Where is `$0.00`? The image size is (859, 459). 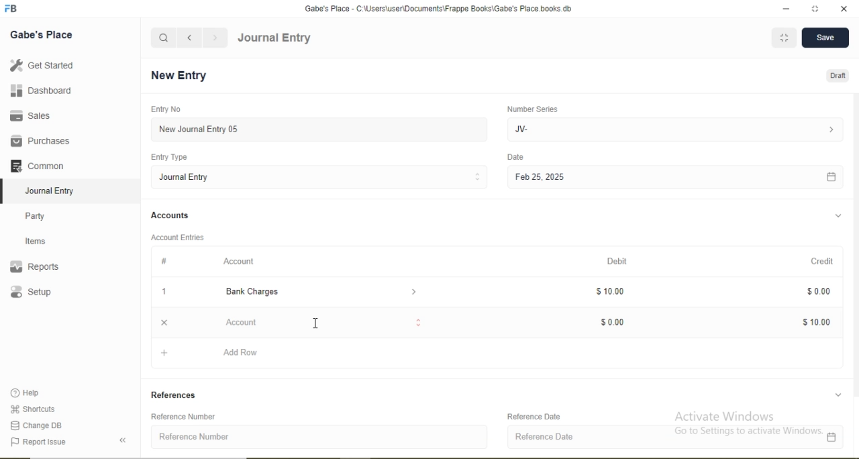
$0.00 is located at coordinates (817, 291).